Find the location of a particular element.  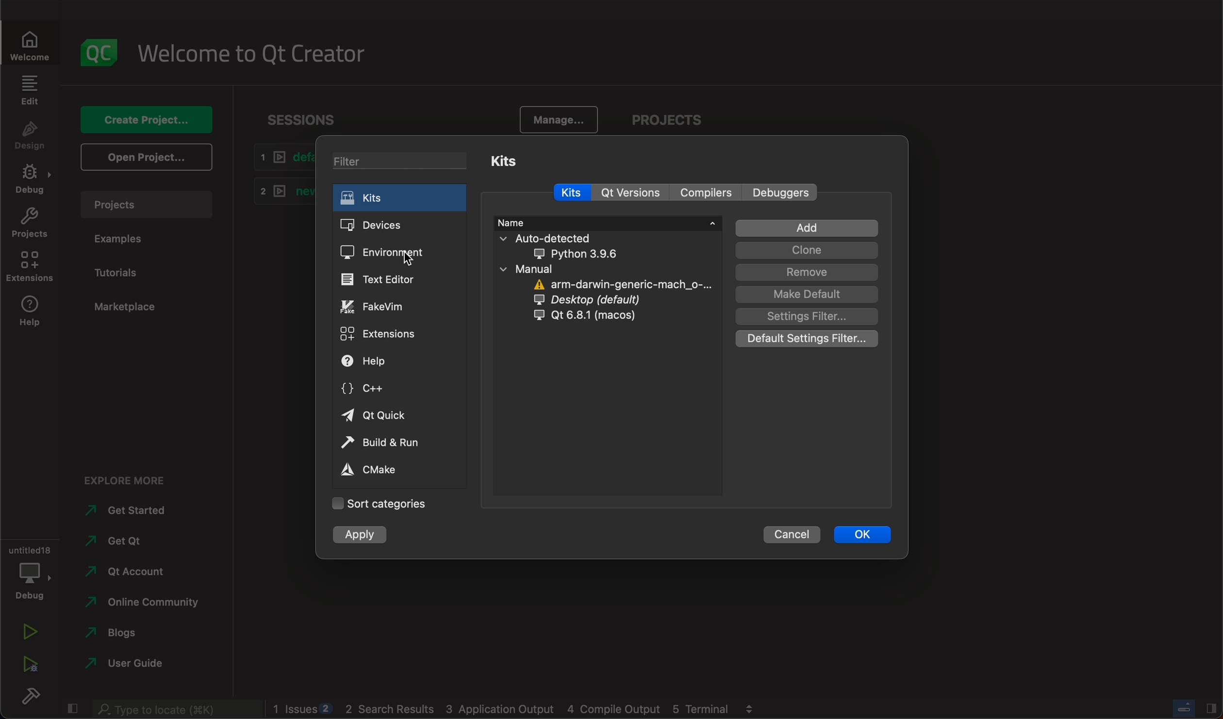

desktop is located at coordinates (615, 300).